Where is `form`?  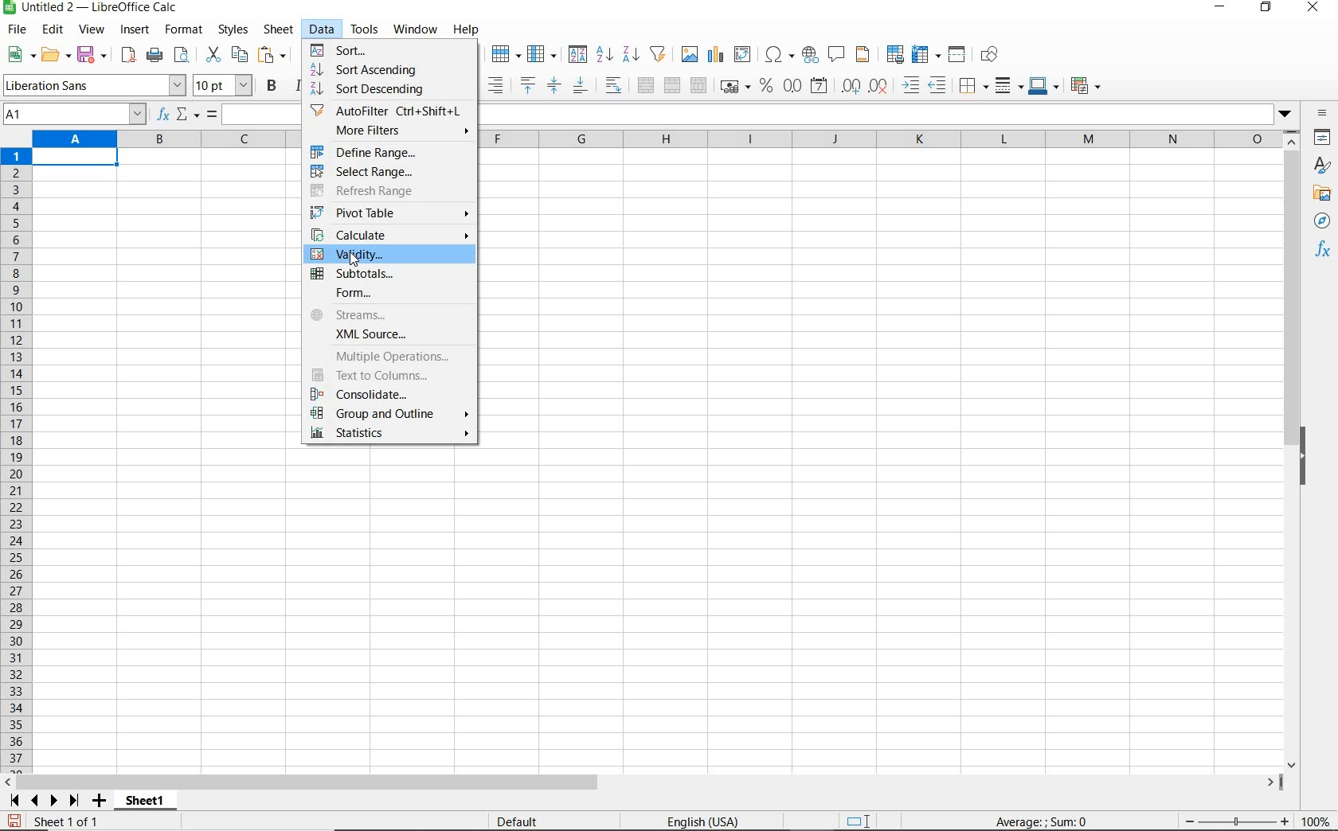 form is located at coordinates (385, 295).